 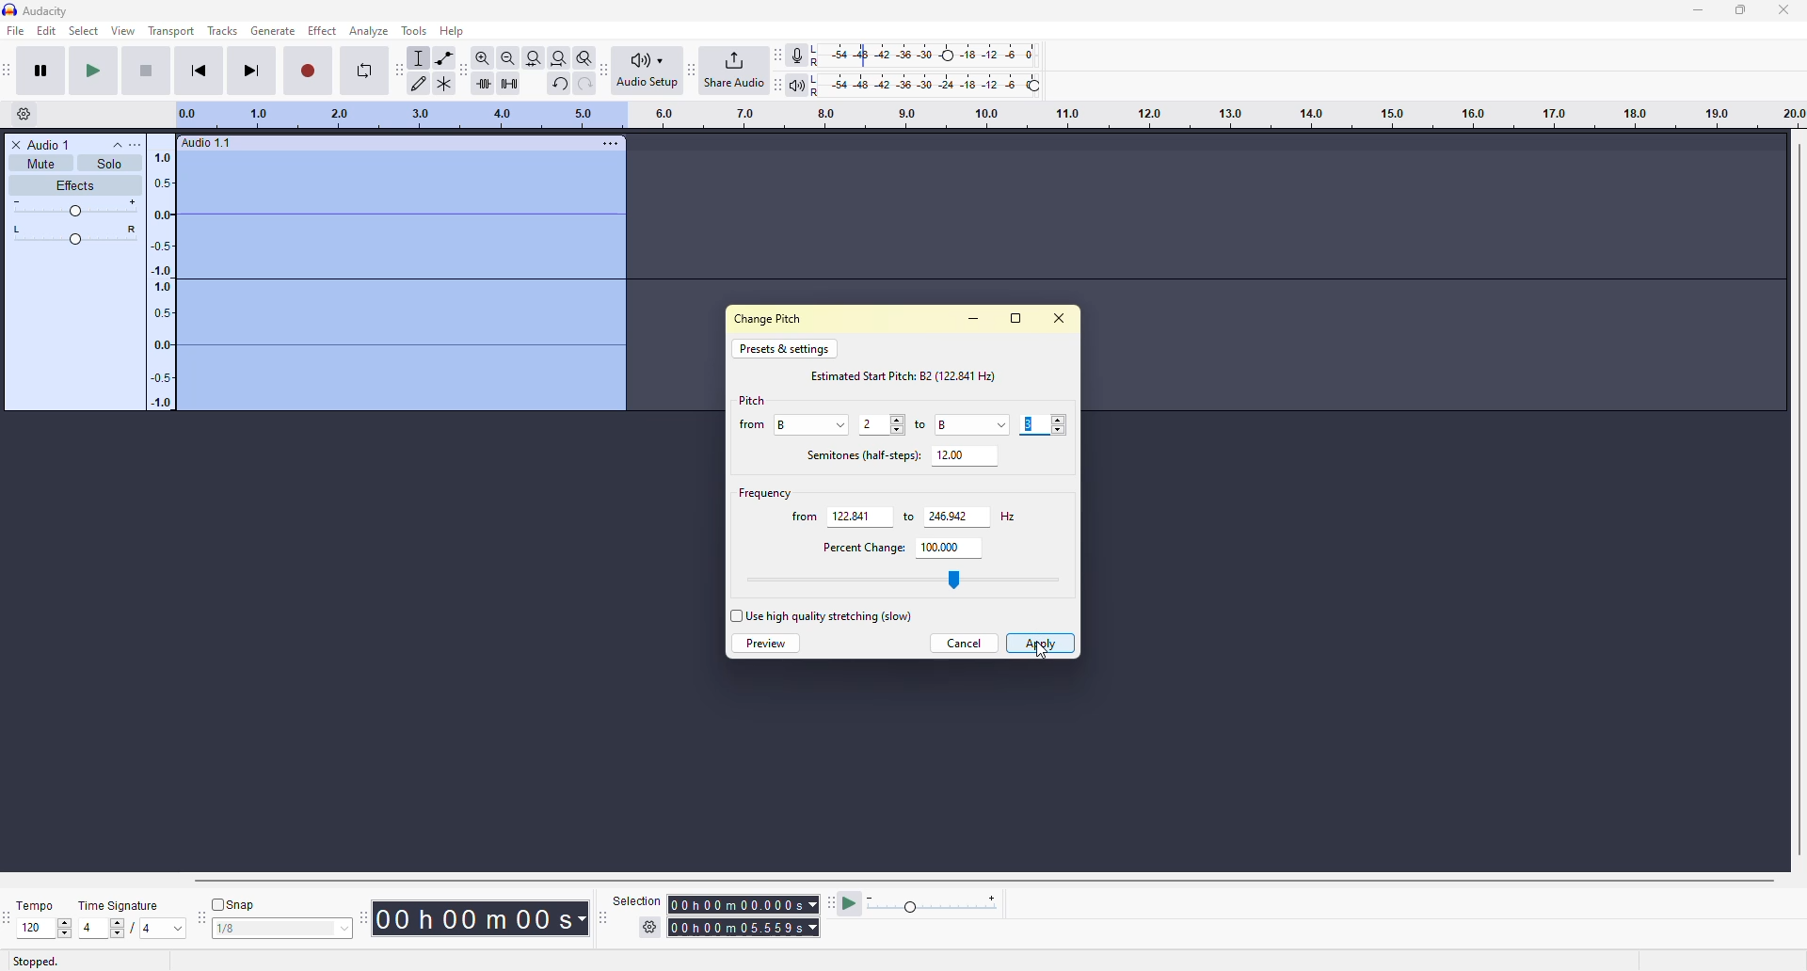 I want to click on enable looping, so click(x=364, y=71).